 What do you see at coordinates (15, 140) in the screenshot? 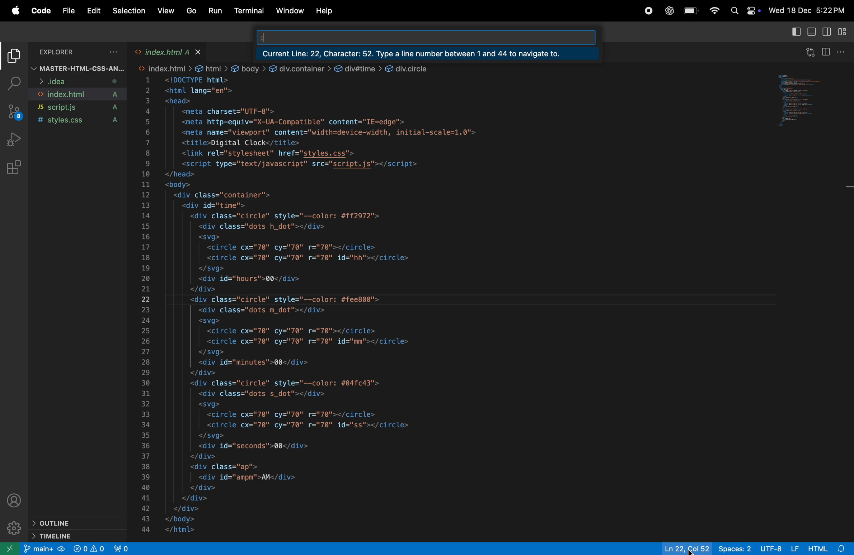
I see `run and debug` at bounding box center [15, 140].